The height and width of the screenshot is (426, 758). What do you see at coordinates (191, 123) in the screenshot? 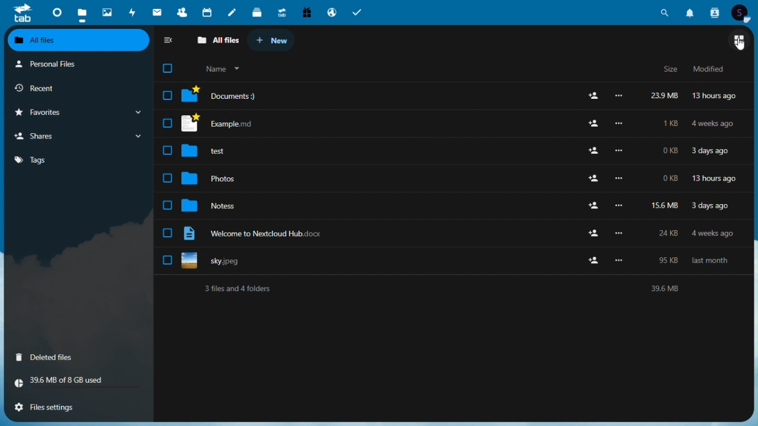
I see `file` at bounding box center [191, 123].